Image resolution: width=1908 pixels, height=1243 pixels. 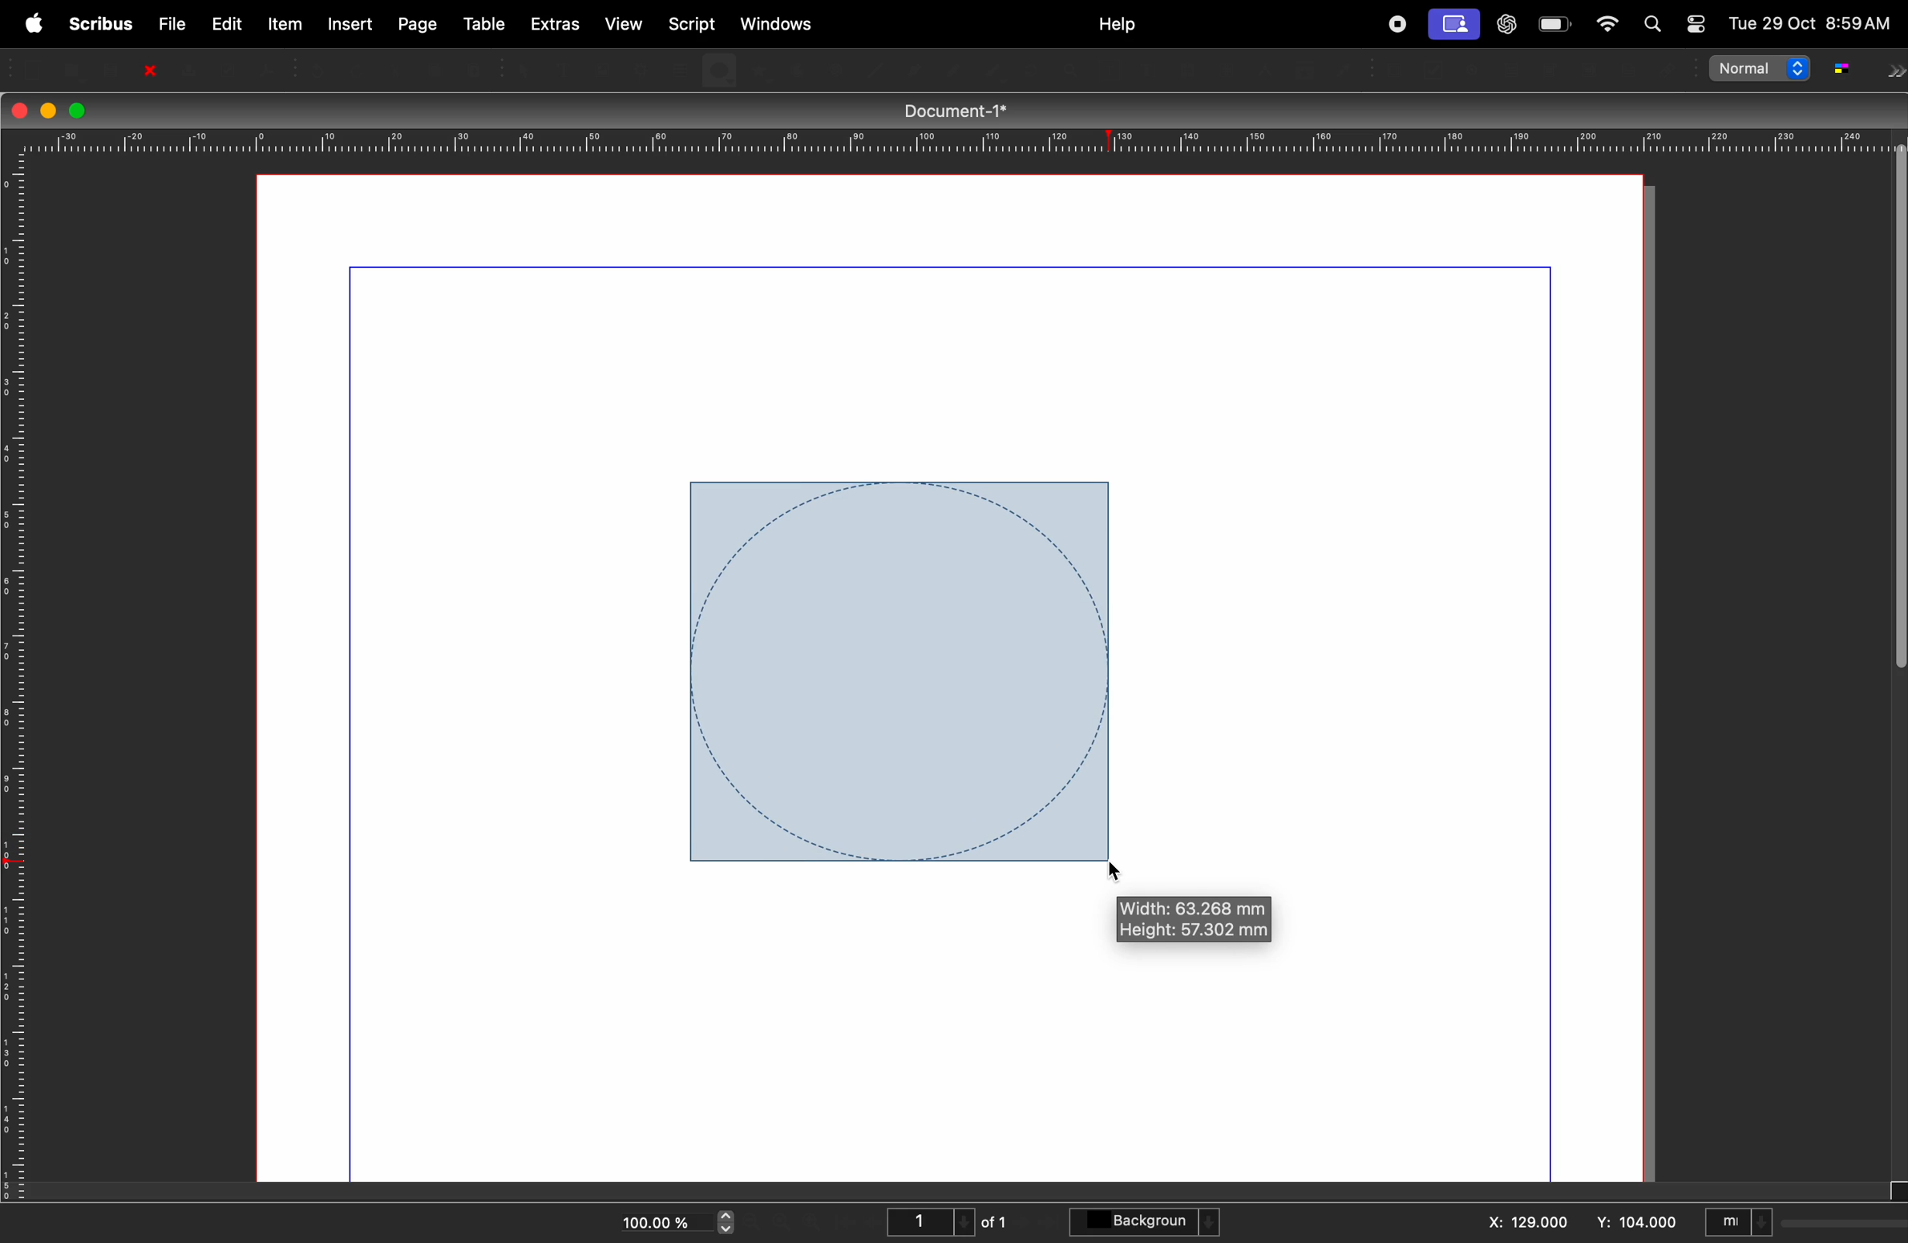 What do you see at coordinates (523, 67) in the screenshot?
I see `select item` at bounding box center [523, 67].